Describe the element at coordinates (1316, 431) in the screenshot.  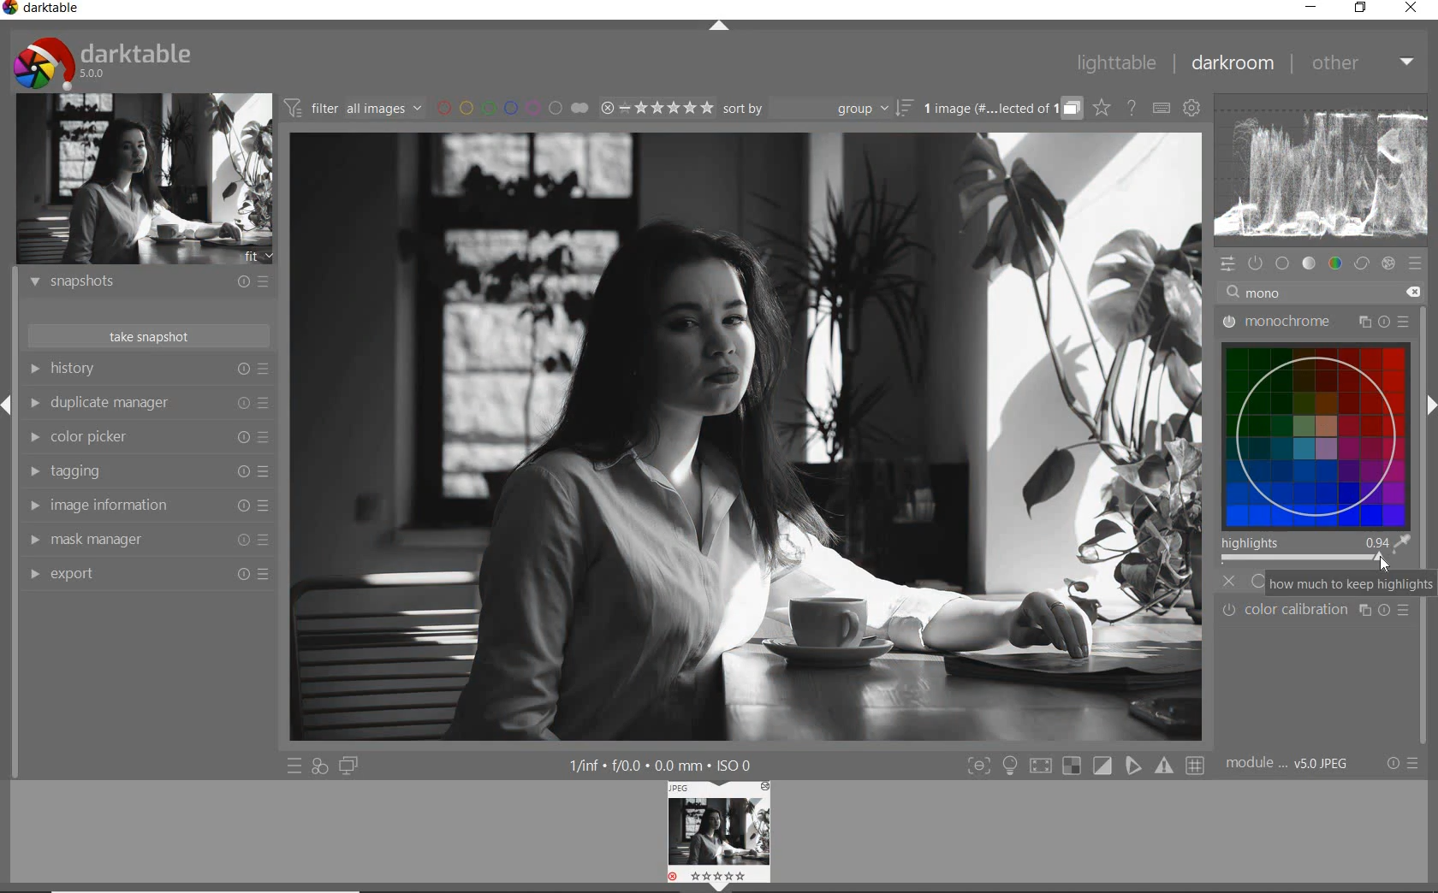
I see `virtual color map` at that location.